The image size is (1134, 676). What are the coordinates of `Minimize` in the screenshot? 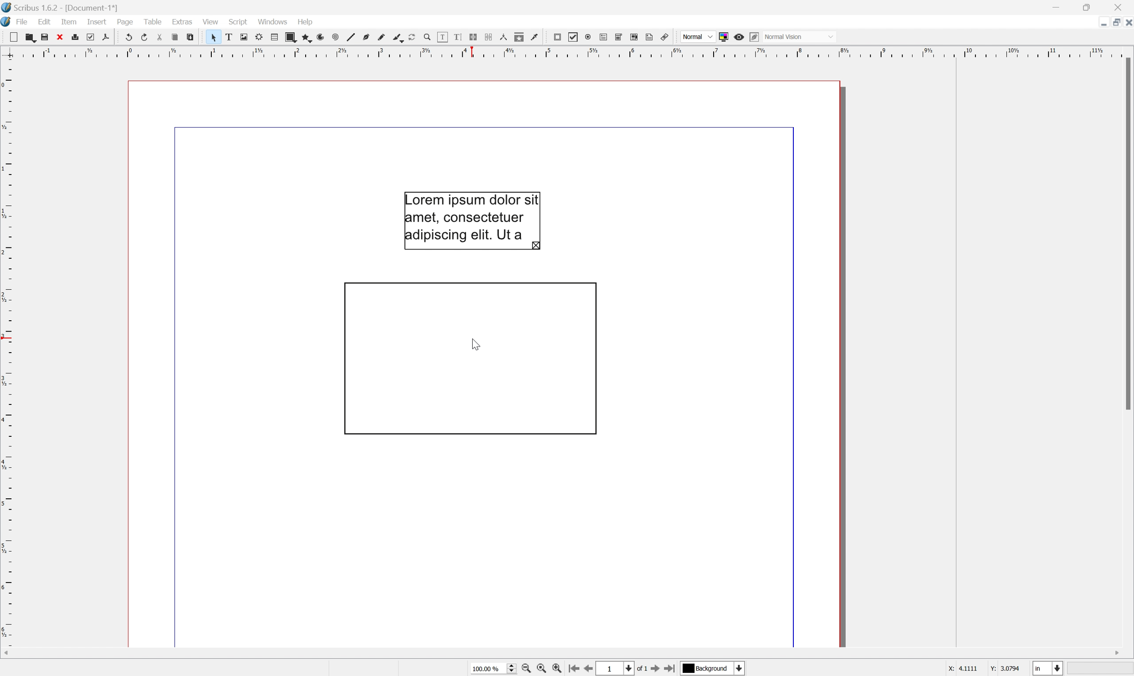 It's located at (1054, 6).